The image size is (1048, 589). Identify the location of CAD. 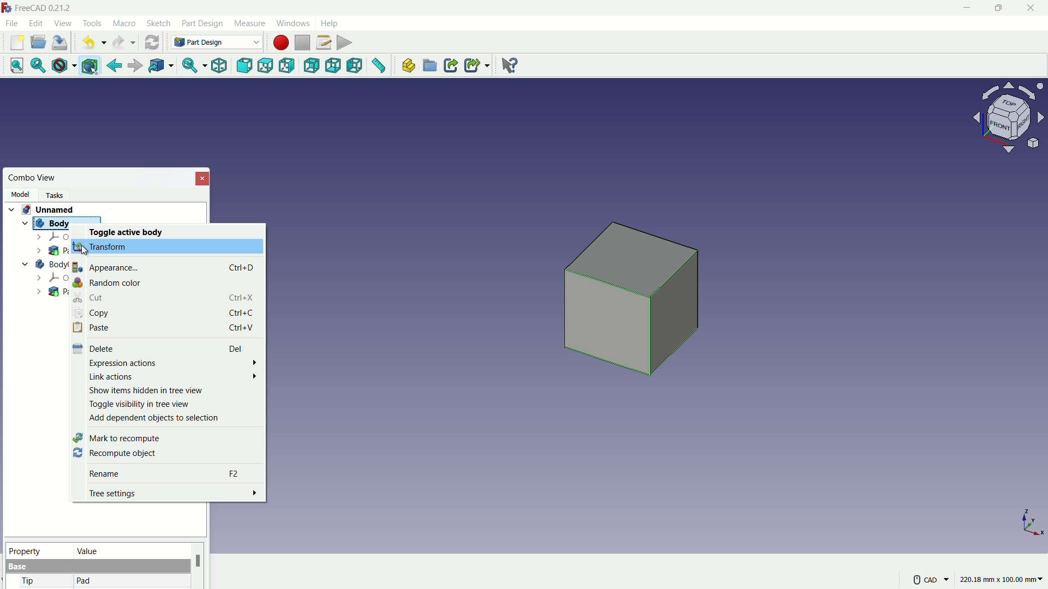
(930, 579).